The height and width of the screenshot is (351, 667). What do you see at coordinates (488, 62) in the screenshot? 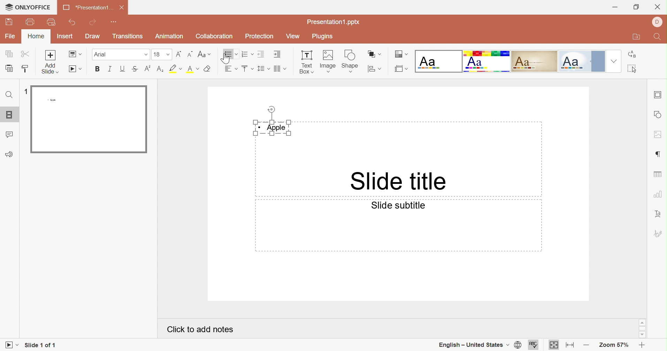
I see `Basic` at bounding box center [488, 62].